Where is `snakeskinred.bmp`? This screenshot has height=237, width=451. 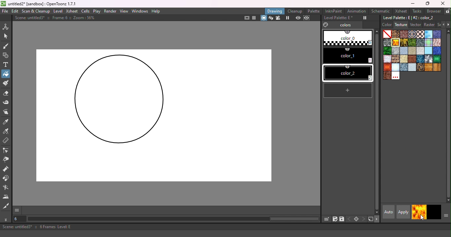
snakeskinred.bmp is located at coordinates (387, 67).